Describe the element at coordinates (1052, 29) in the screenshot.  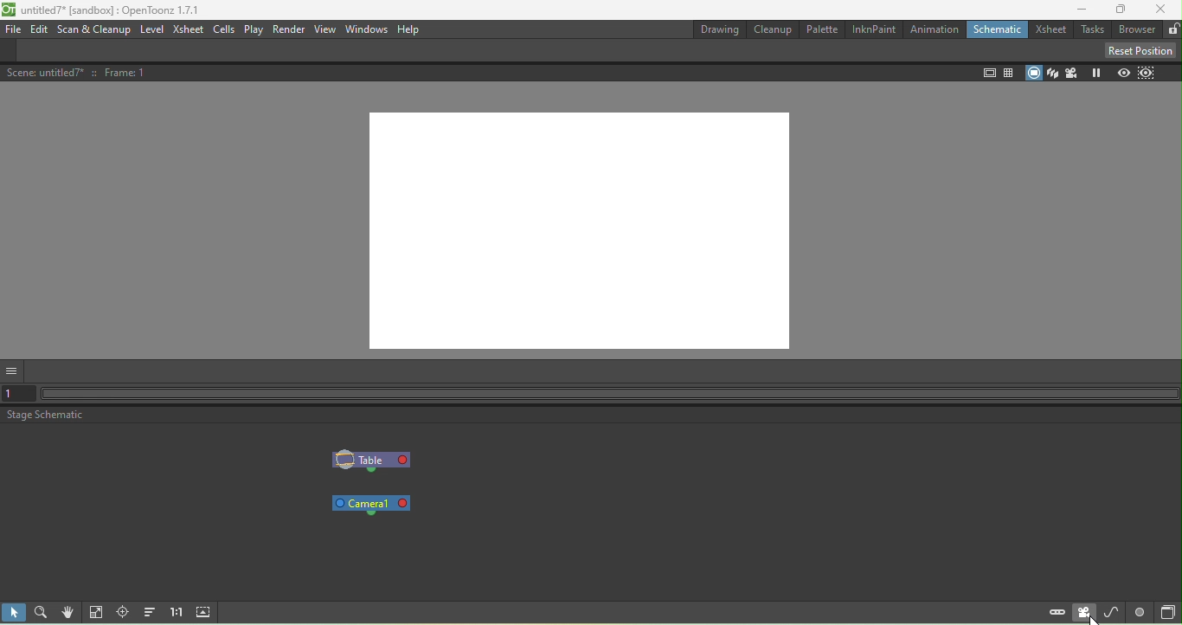
I see `Xsheet` at that location.